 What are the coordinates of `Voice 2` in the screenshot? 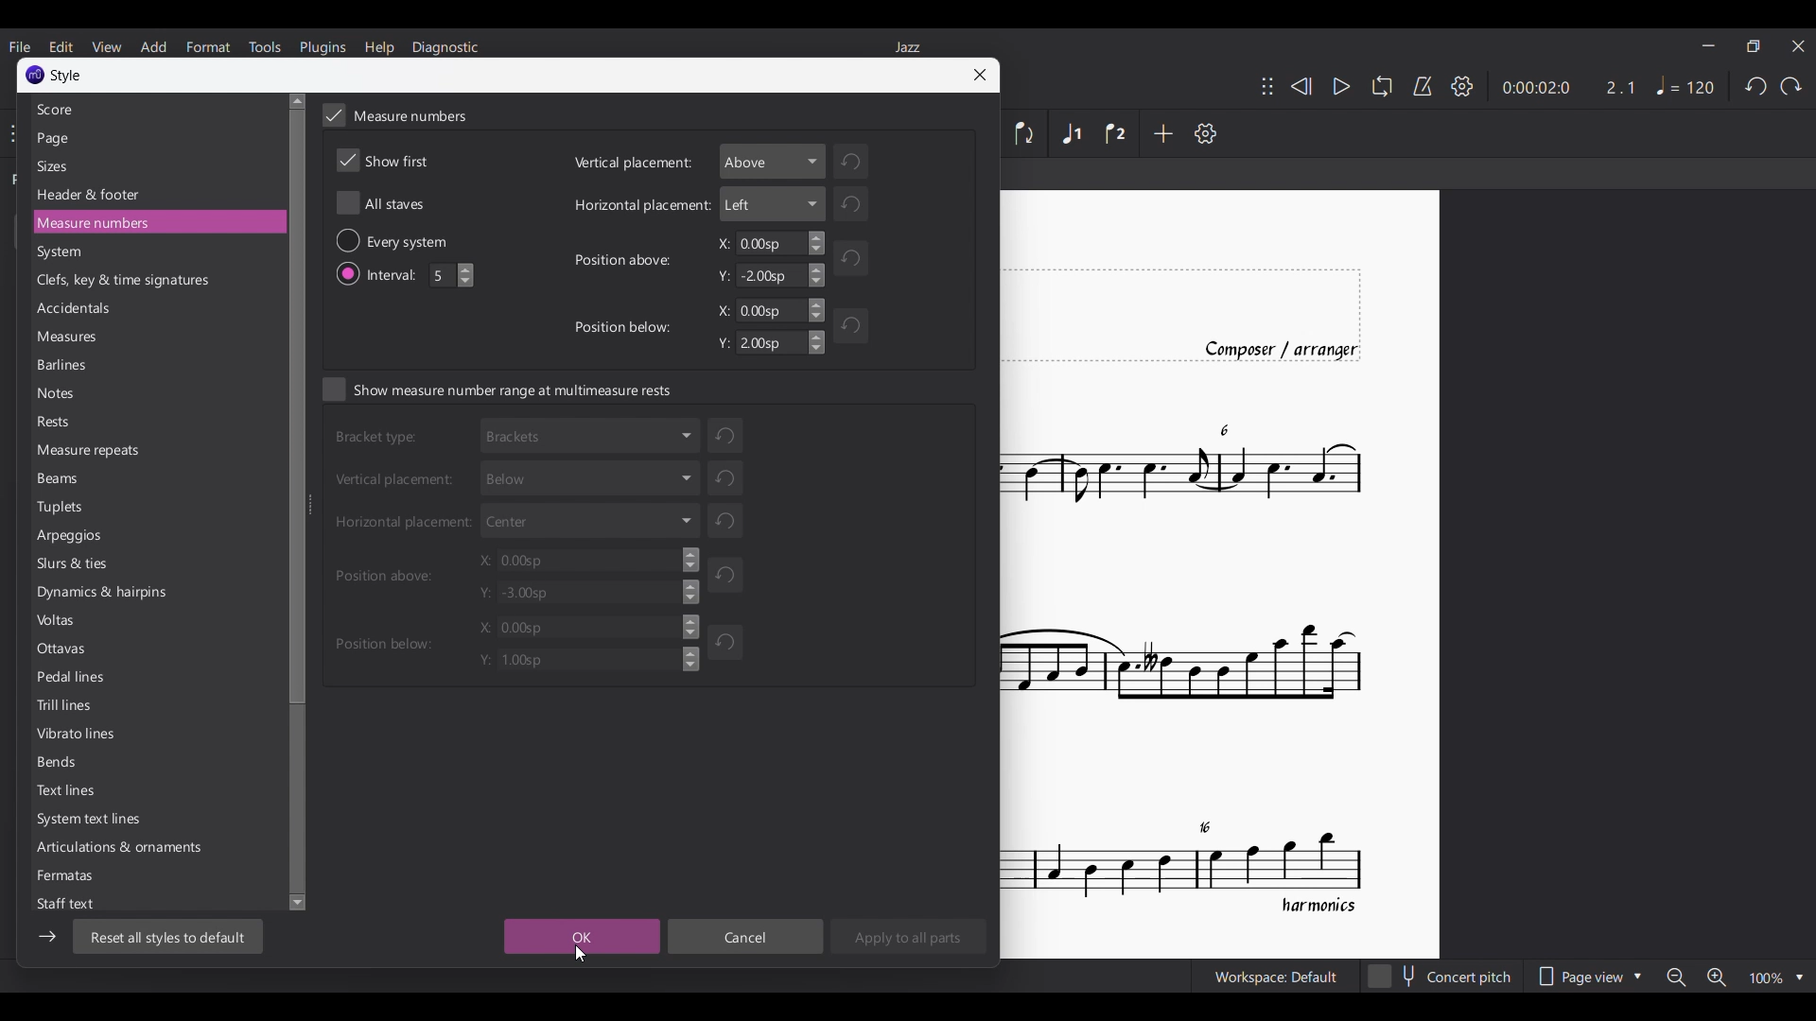 It's located at (1115, 133).